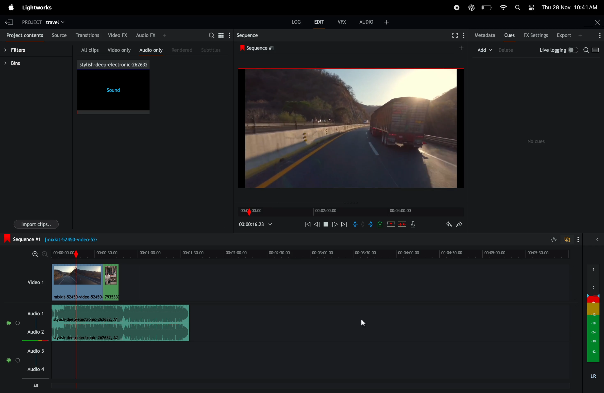 The width and height of the screenshot is (604, 393). Describe the element at coordinates (8, 363) in the screenshot. I see `Mute/Unmute track` at that location.